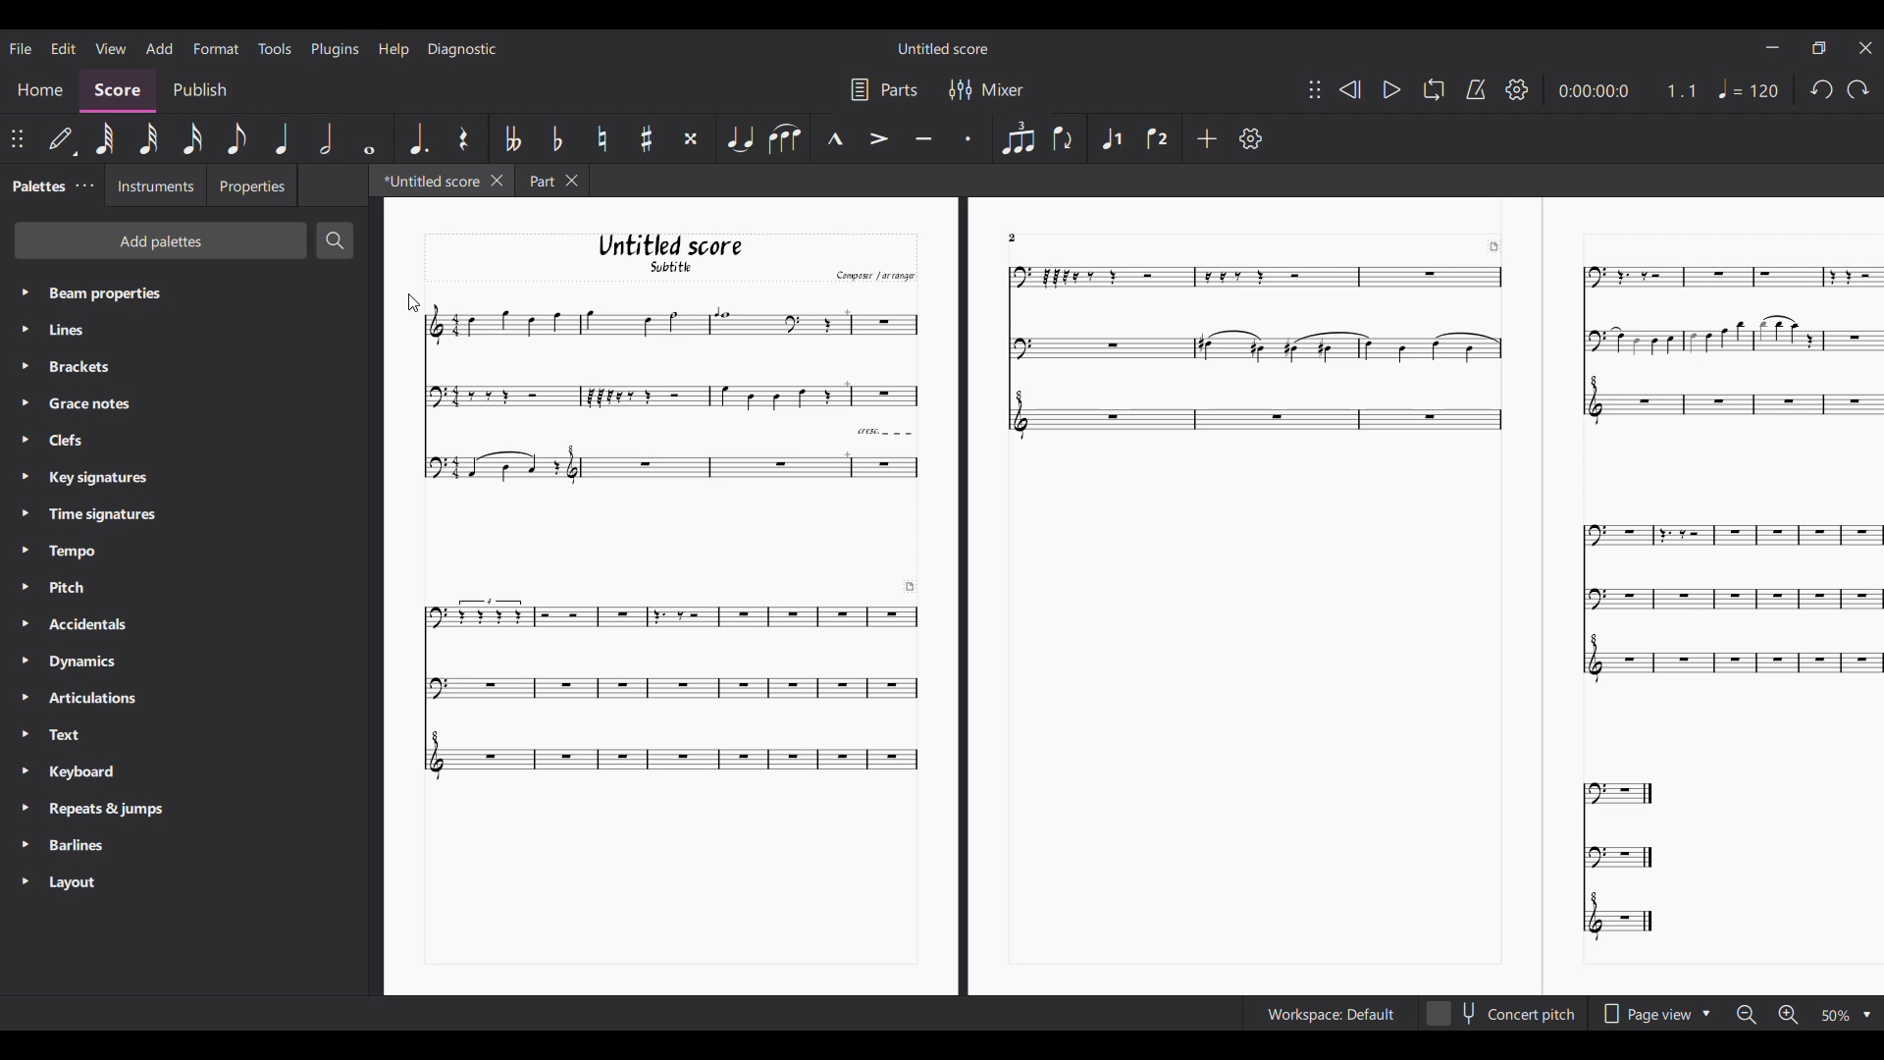  I want to click on , so click(674, 758).